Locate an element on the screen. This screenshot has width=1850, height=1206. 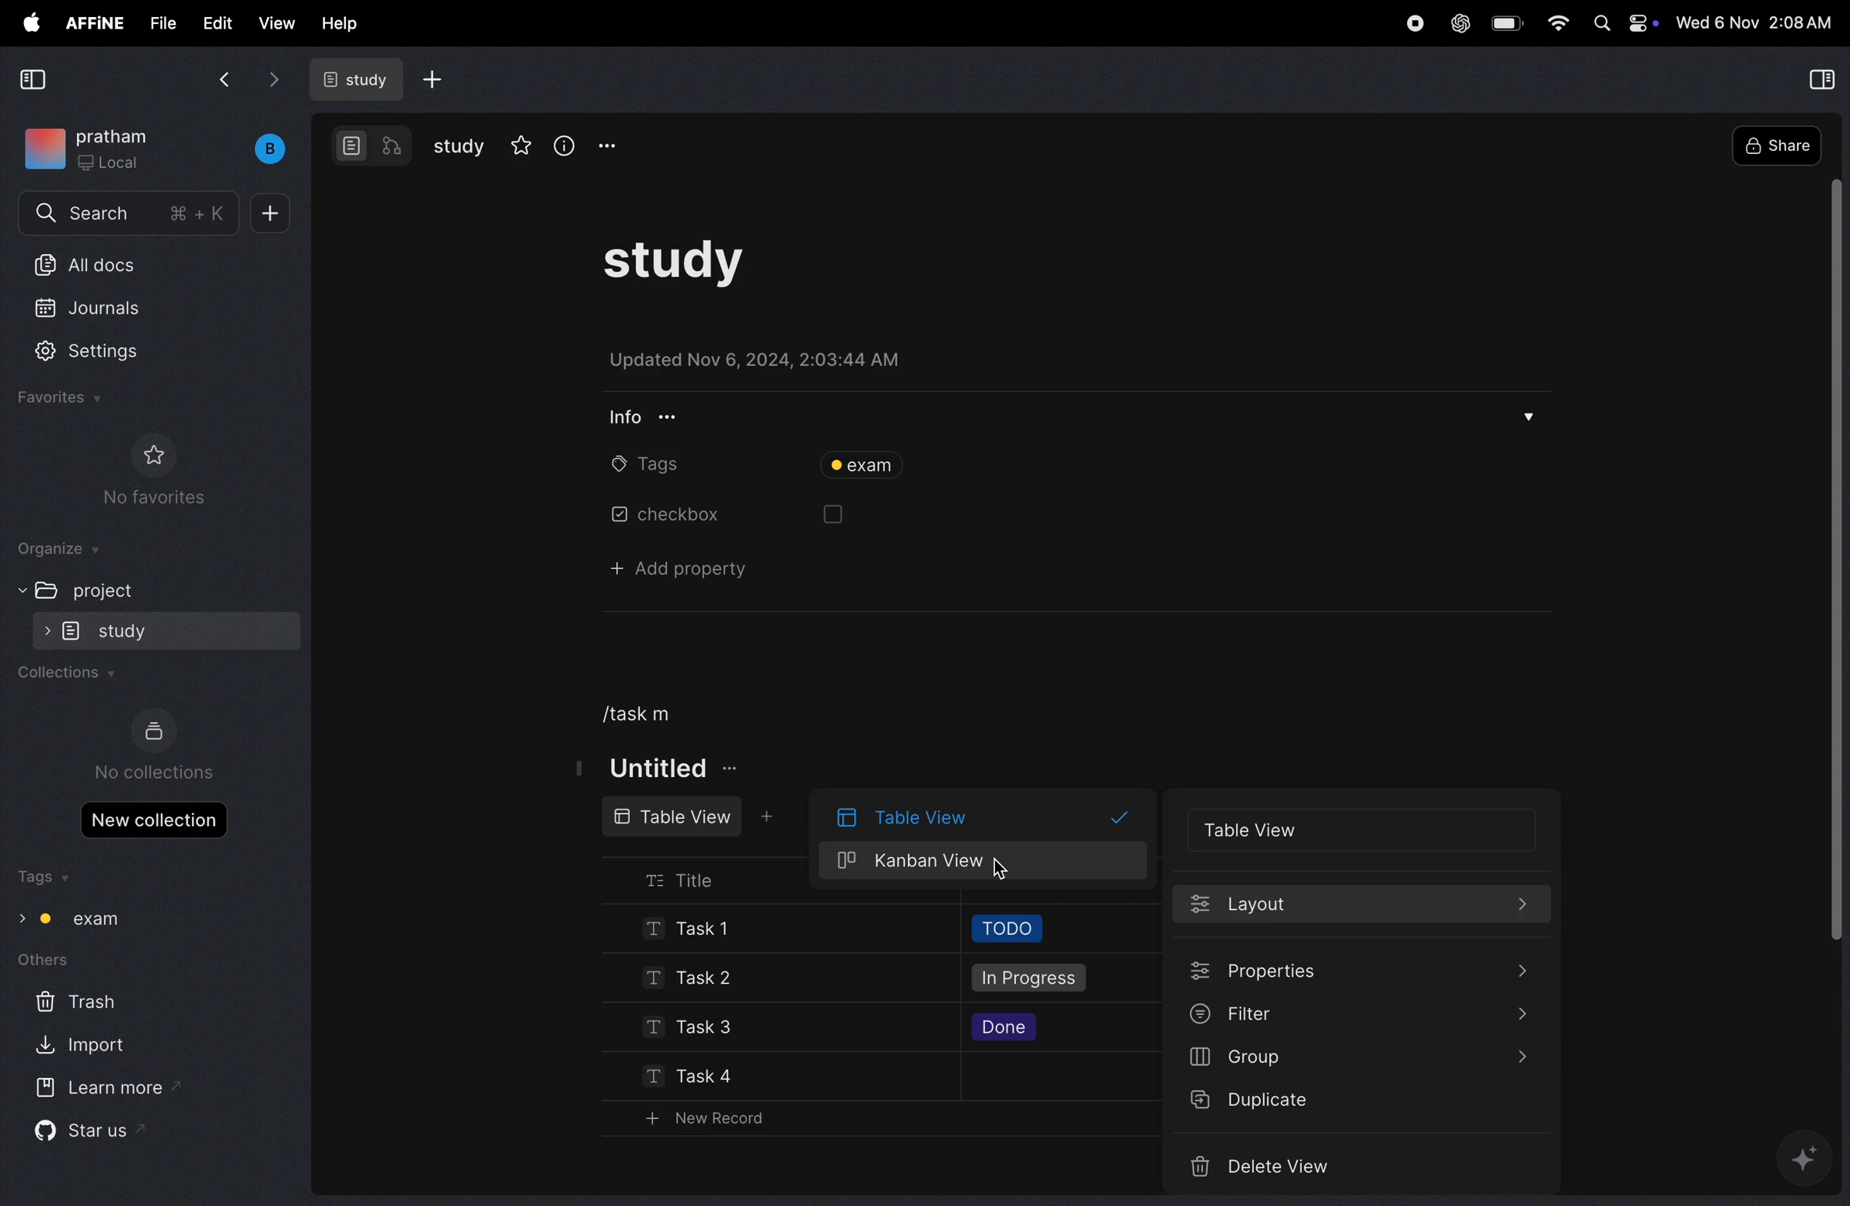
in progress is located at coordinates (1024, 981).